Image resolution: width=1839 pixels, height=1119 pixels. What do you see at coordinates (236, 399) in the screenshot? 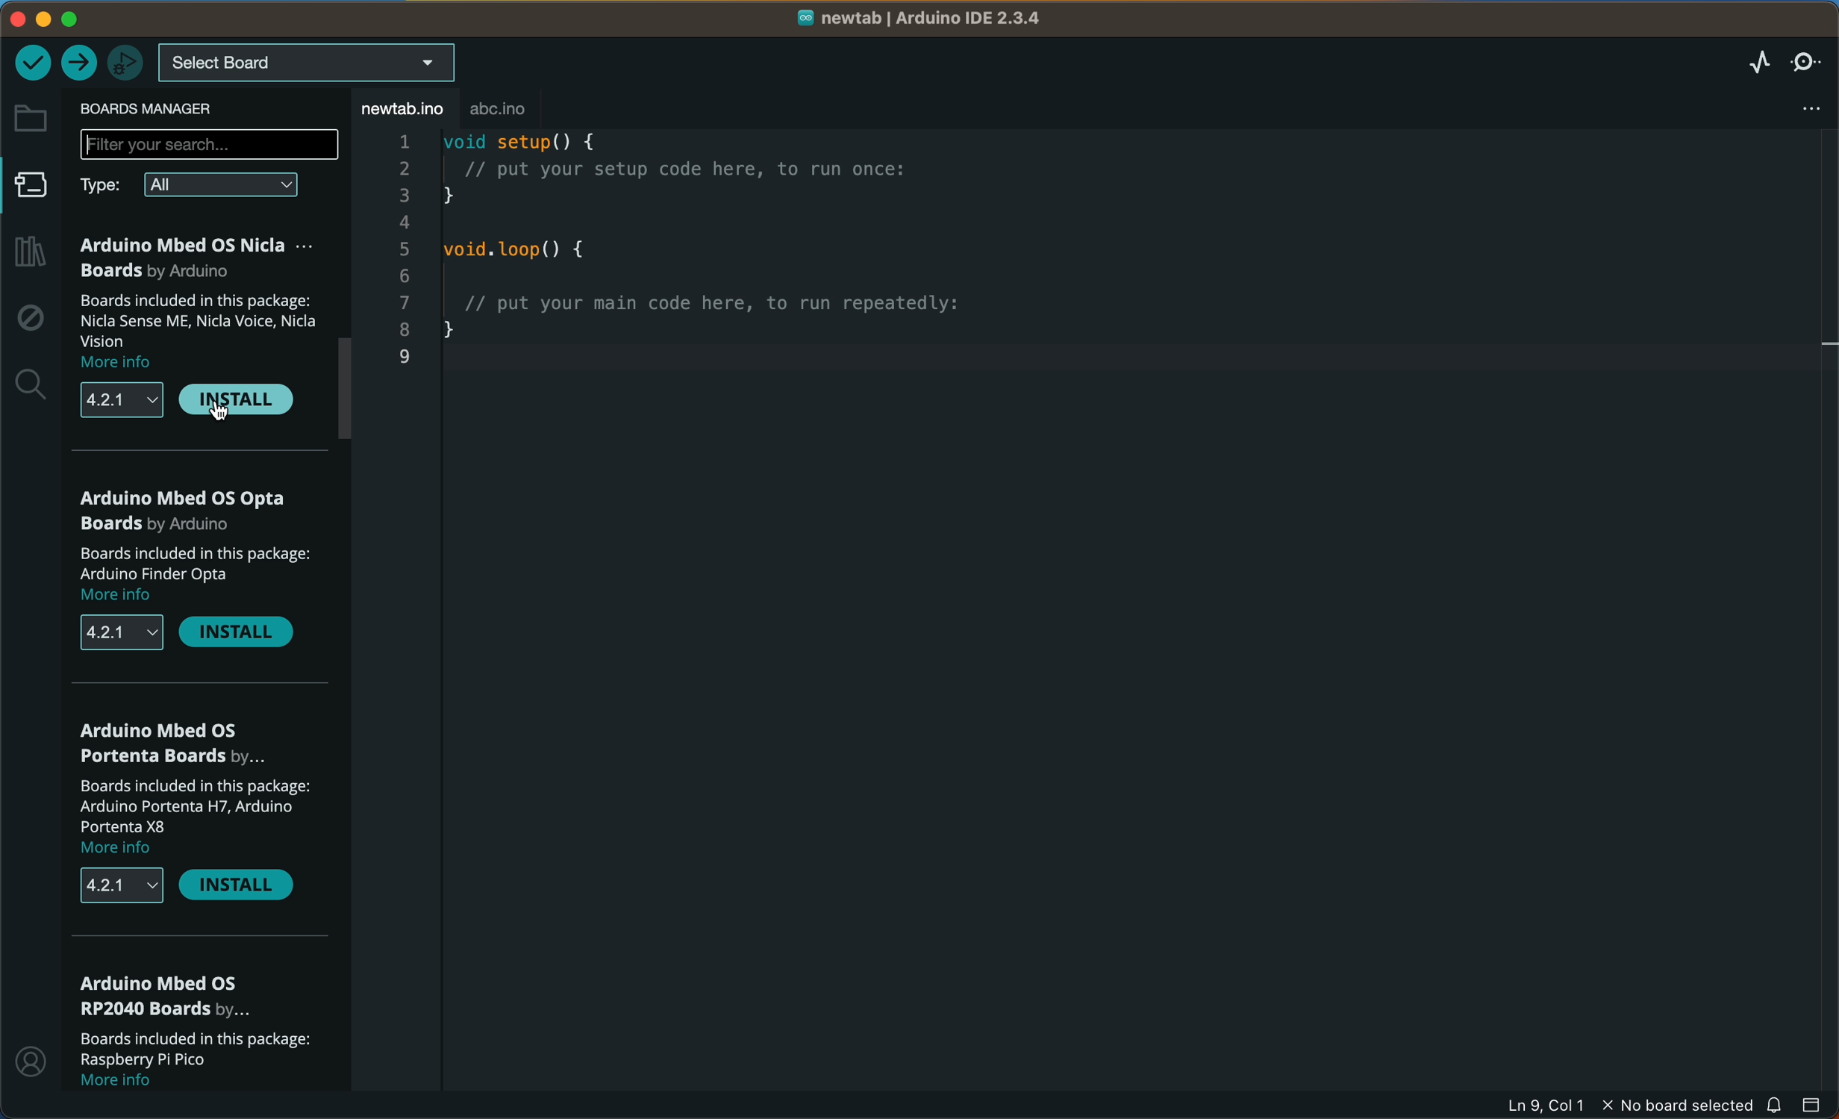
I see `install` at bounding box center [236, 399].